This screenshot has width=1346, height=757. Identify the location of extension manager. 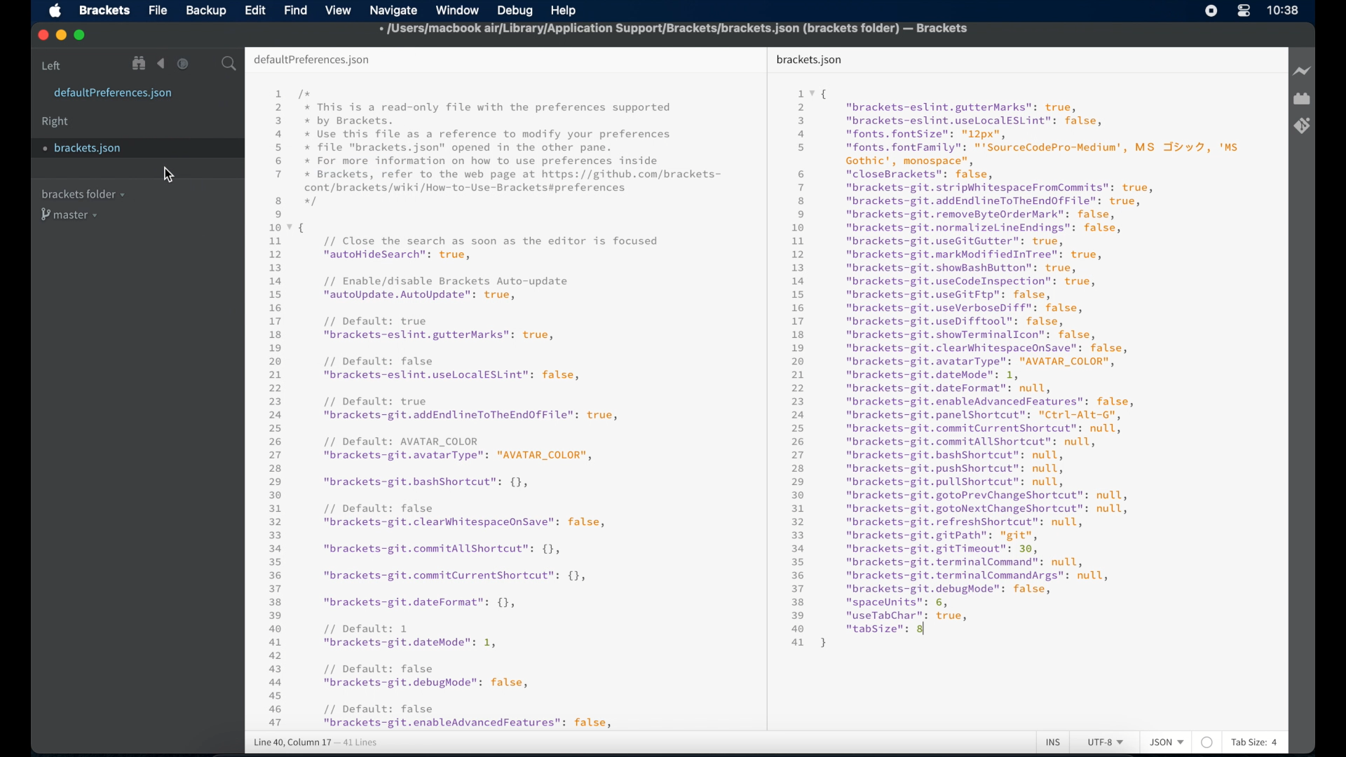
(1302, 99).